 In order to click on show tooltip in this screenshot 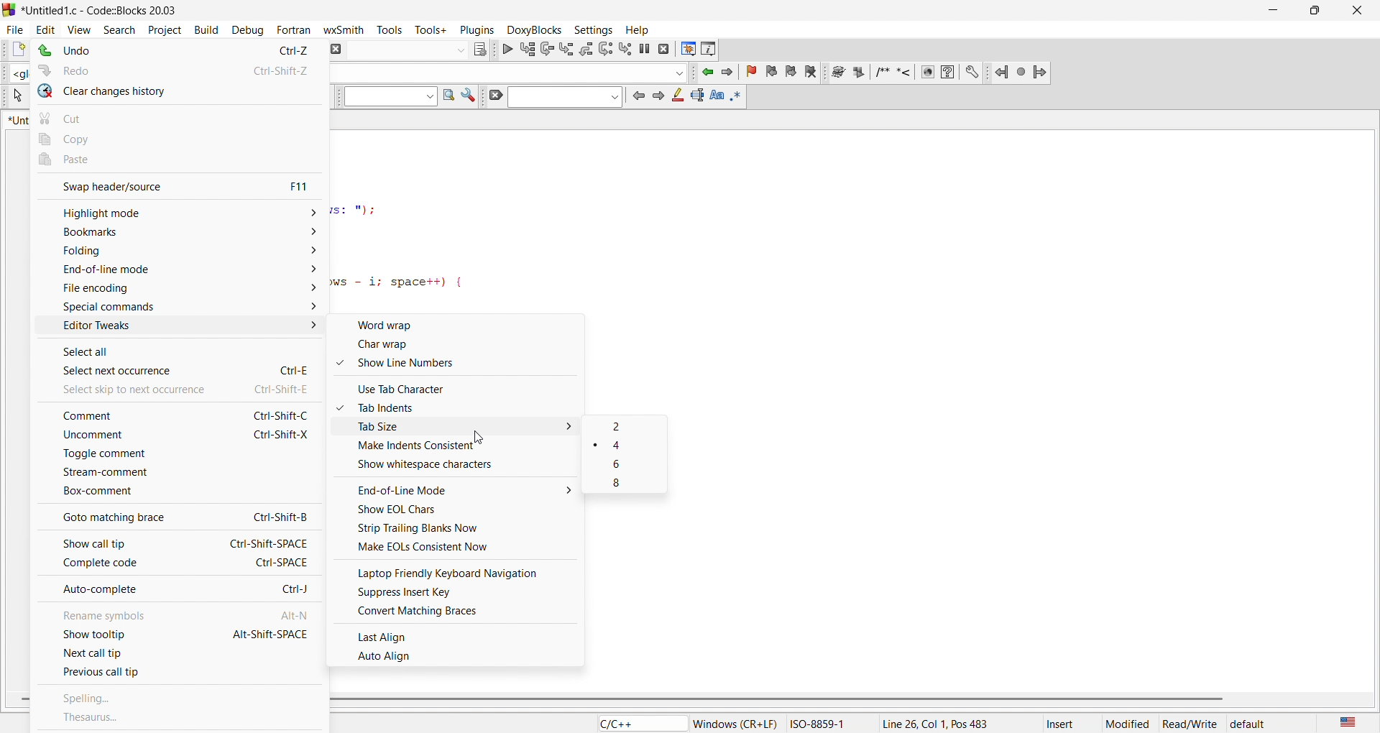, I will do `click(116, 636)`.